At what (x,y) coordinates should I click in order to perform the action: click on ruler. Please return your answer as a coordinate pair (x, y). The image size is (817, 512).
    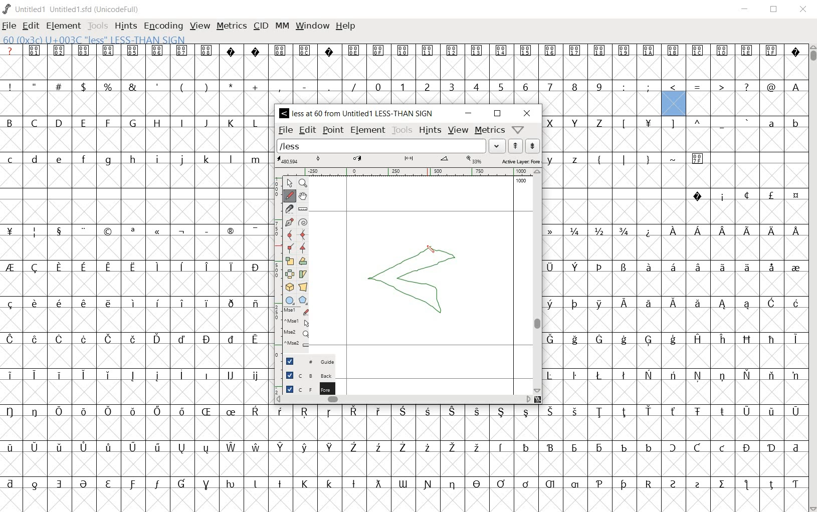
    Looking at the image, I should click on (407, 173).